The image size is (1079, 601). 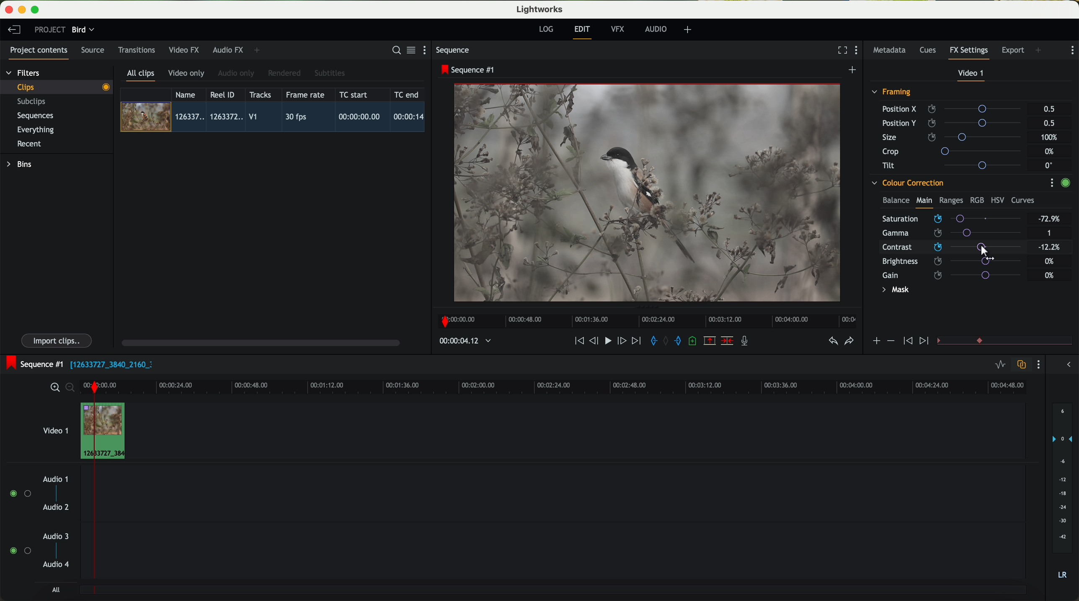 I want to click on add 'out' mark, so click(x=682, y=340).